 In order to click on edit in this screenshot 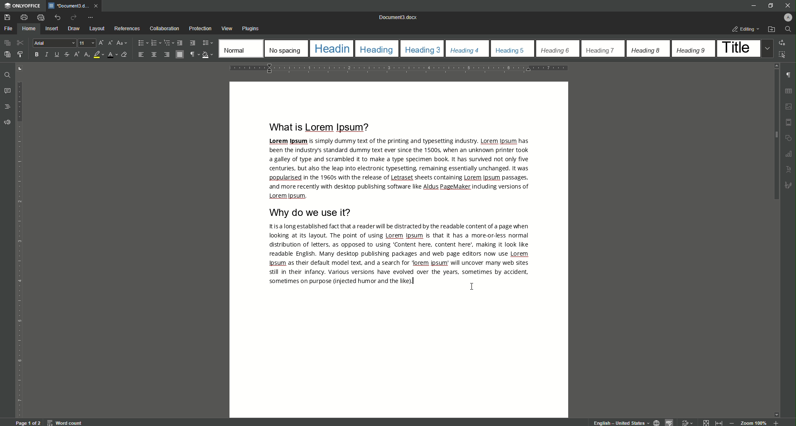, I will do `click(687, 422)`.